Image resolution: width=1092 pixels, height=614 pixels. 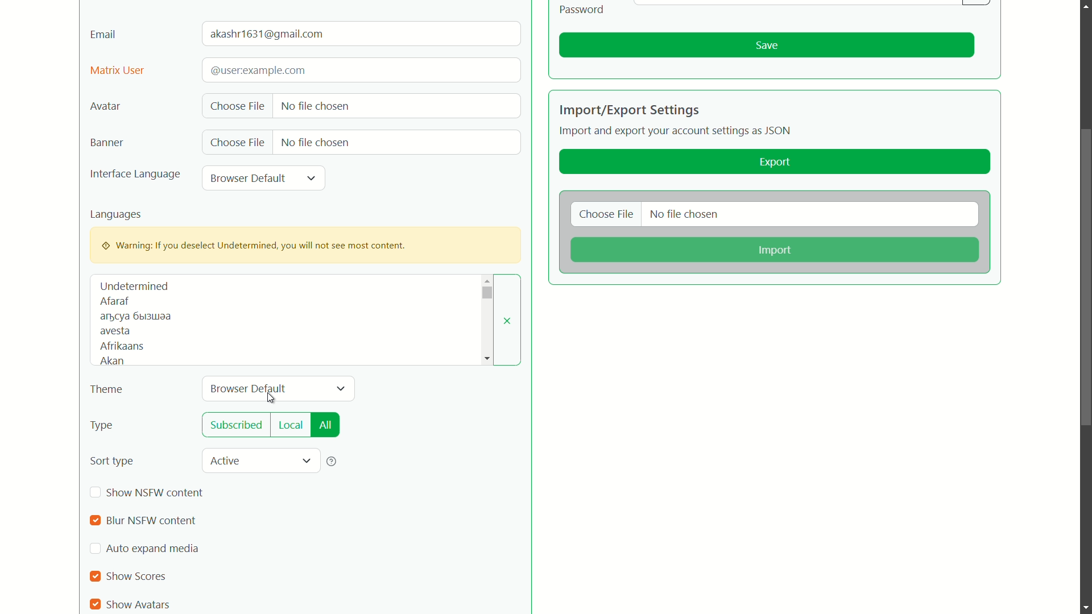 What do you see at coordinates (94, 521) in the screenshot?
I see `checkbox` at bounding box center [94, 521].